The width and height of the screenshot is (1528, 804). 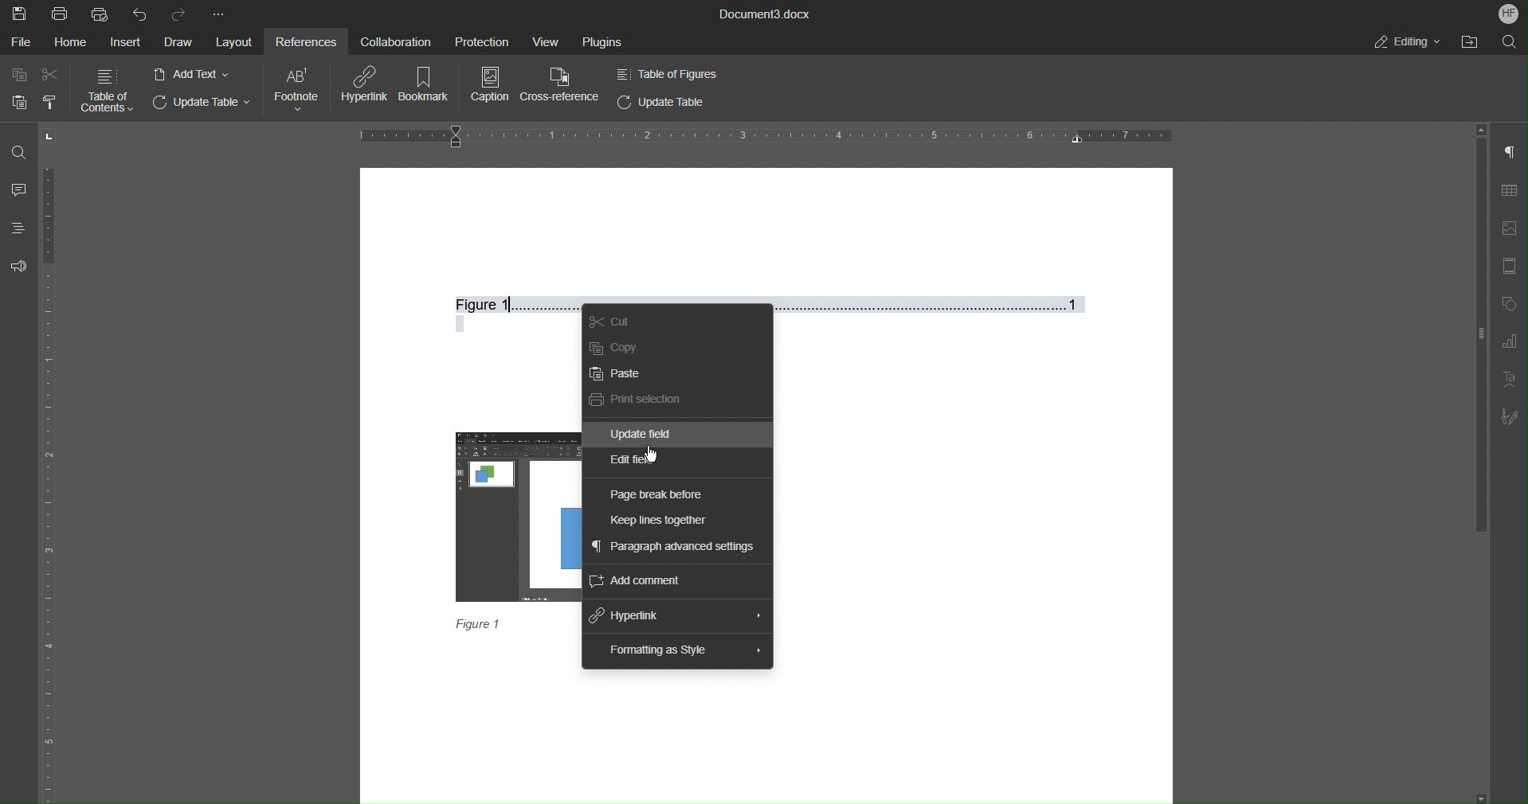 I want to click on Editing, so click(x=1407, y=42).